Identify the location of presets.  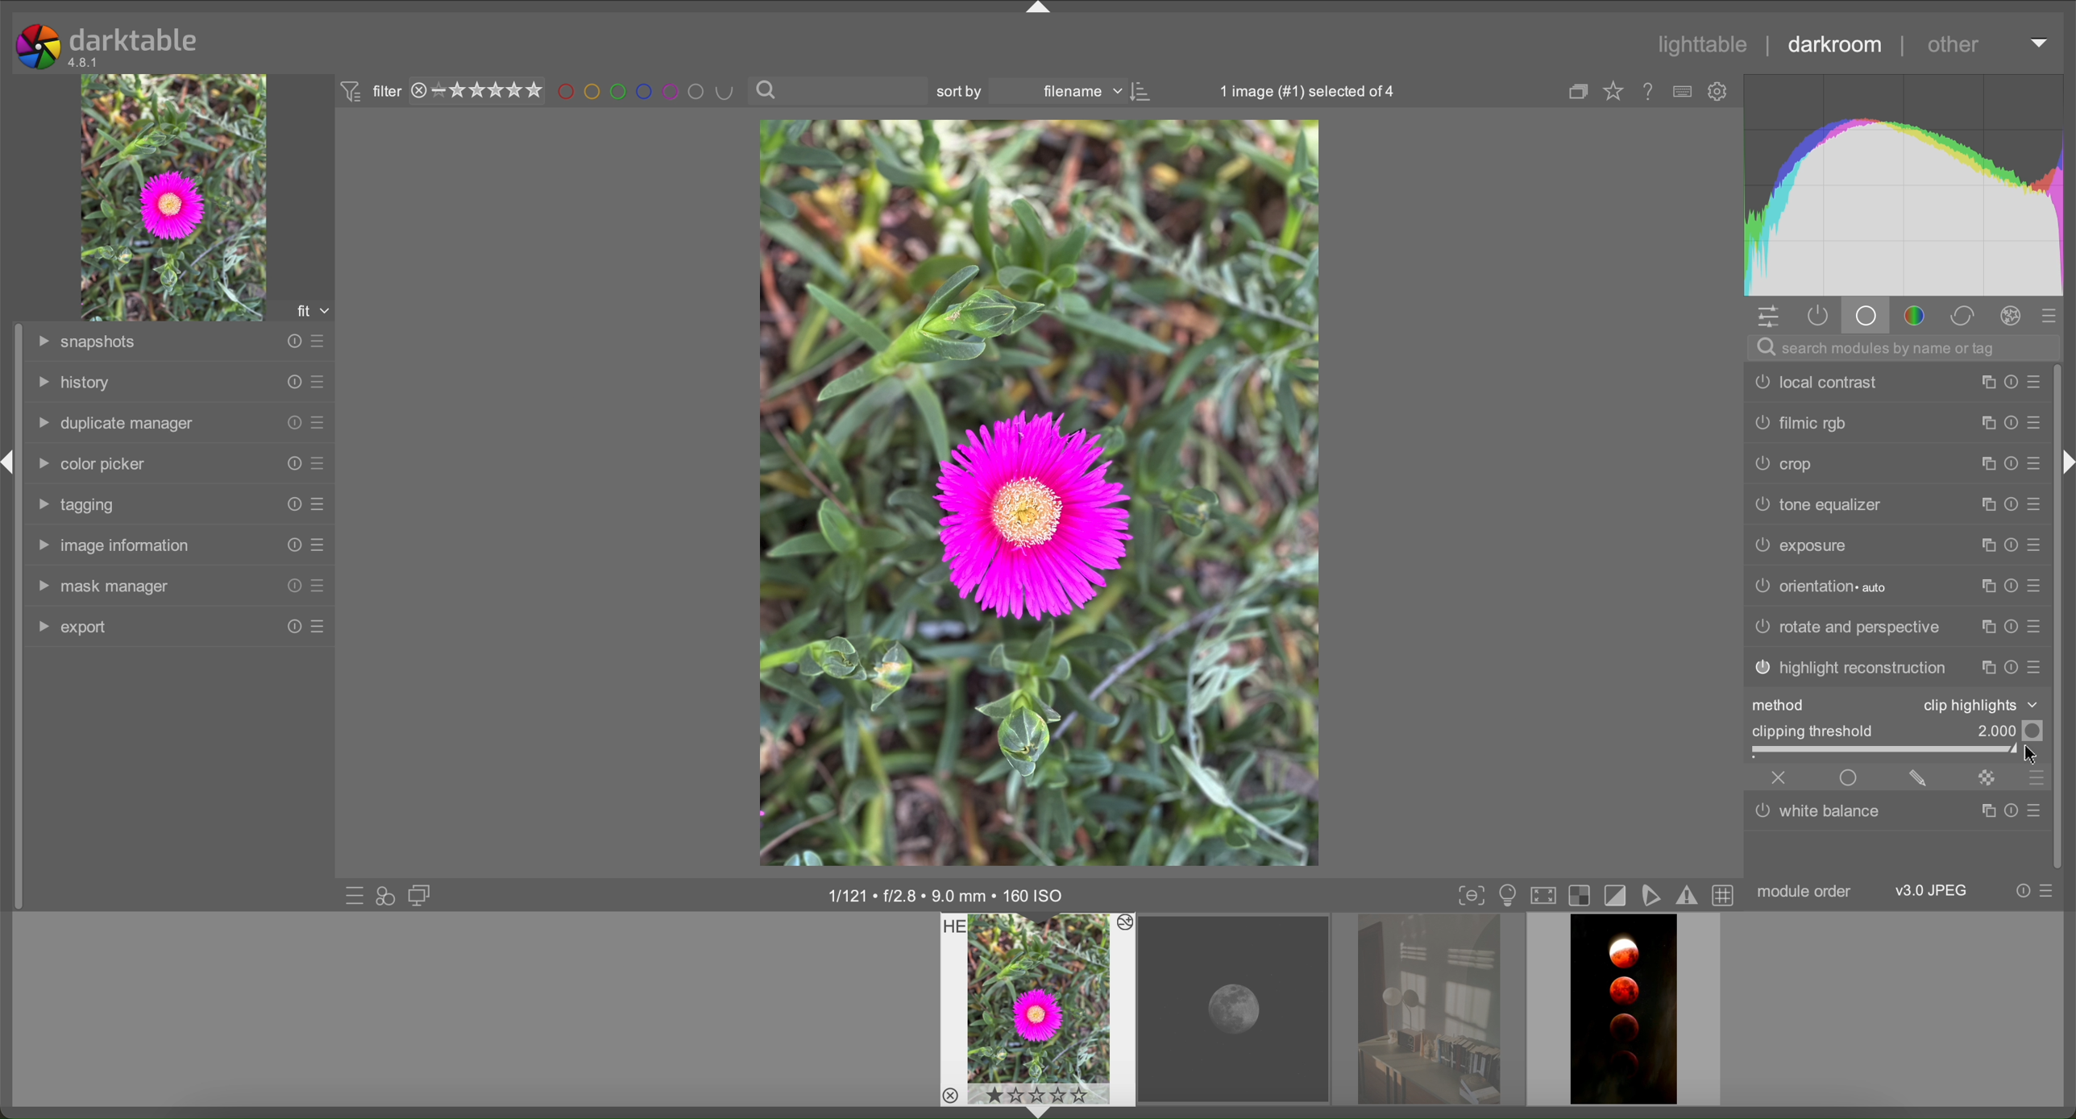
(2037, 547).